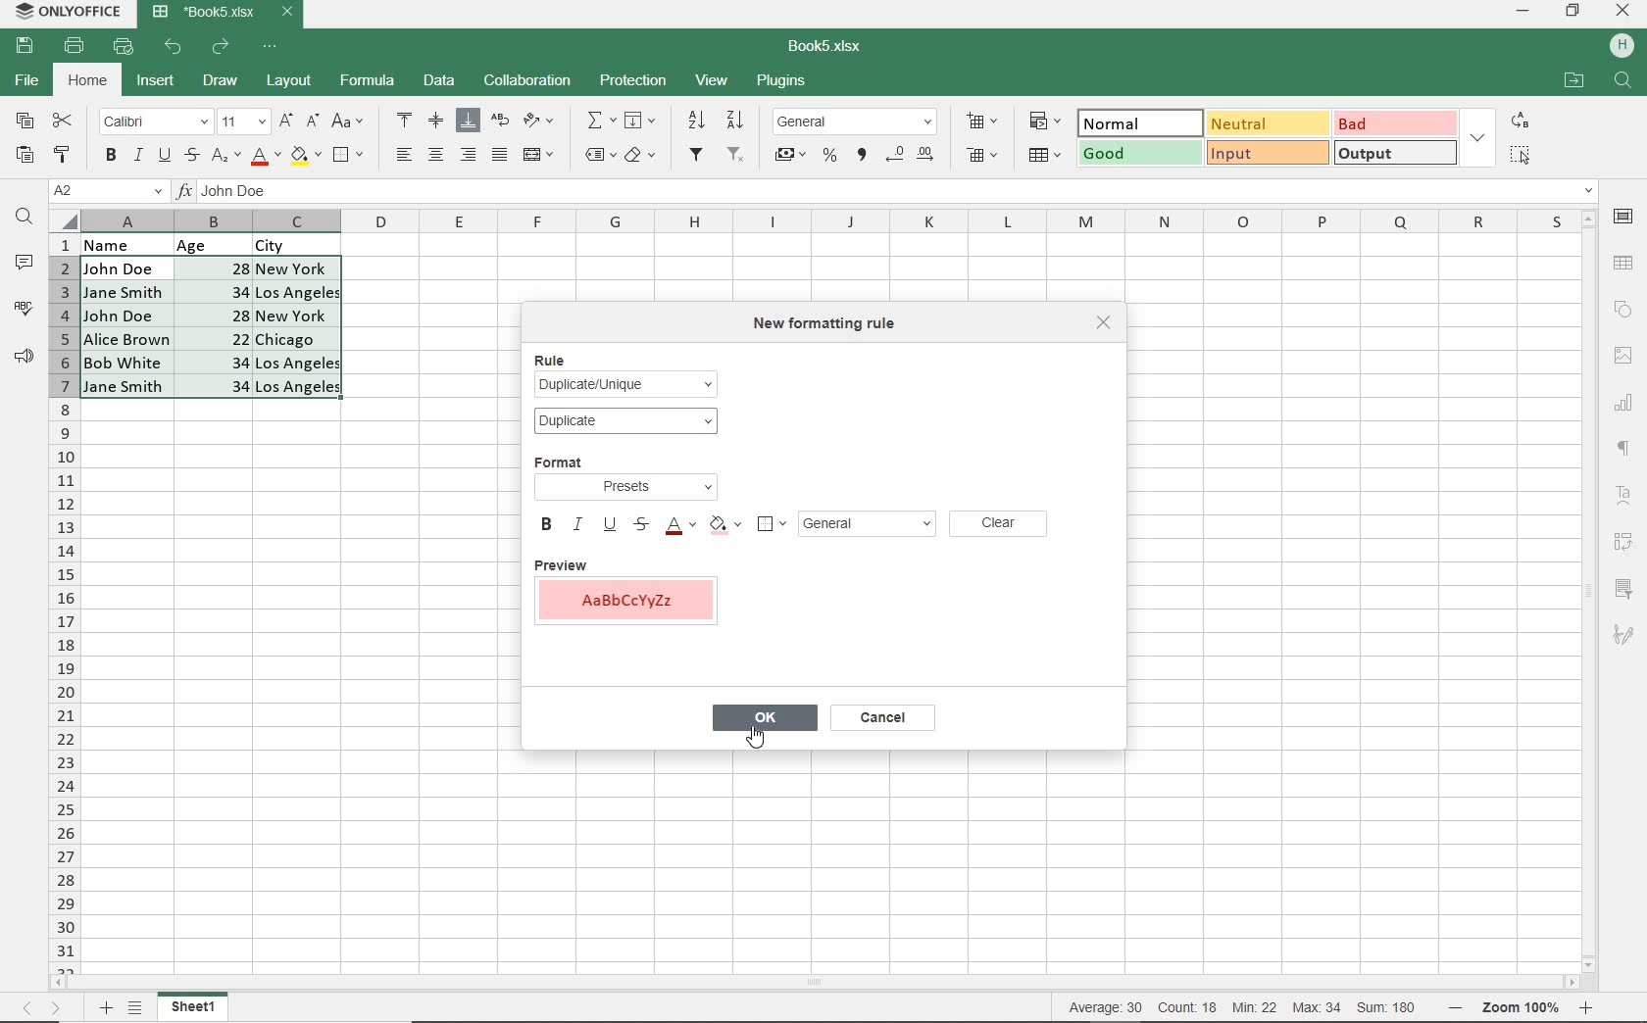 This screenshot has width=1647, height=1023. I want to click on UNDO, so click(175, 47).